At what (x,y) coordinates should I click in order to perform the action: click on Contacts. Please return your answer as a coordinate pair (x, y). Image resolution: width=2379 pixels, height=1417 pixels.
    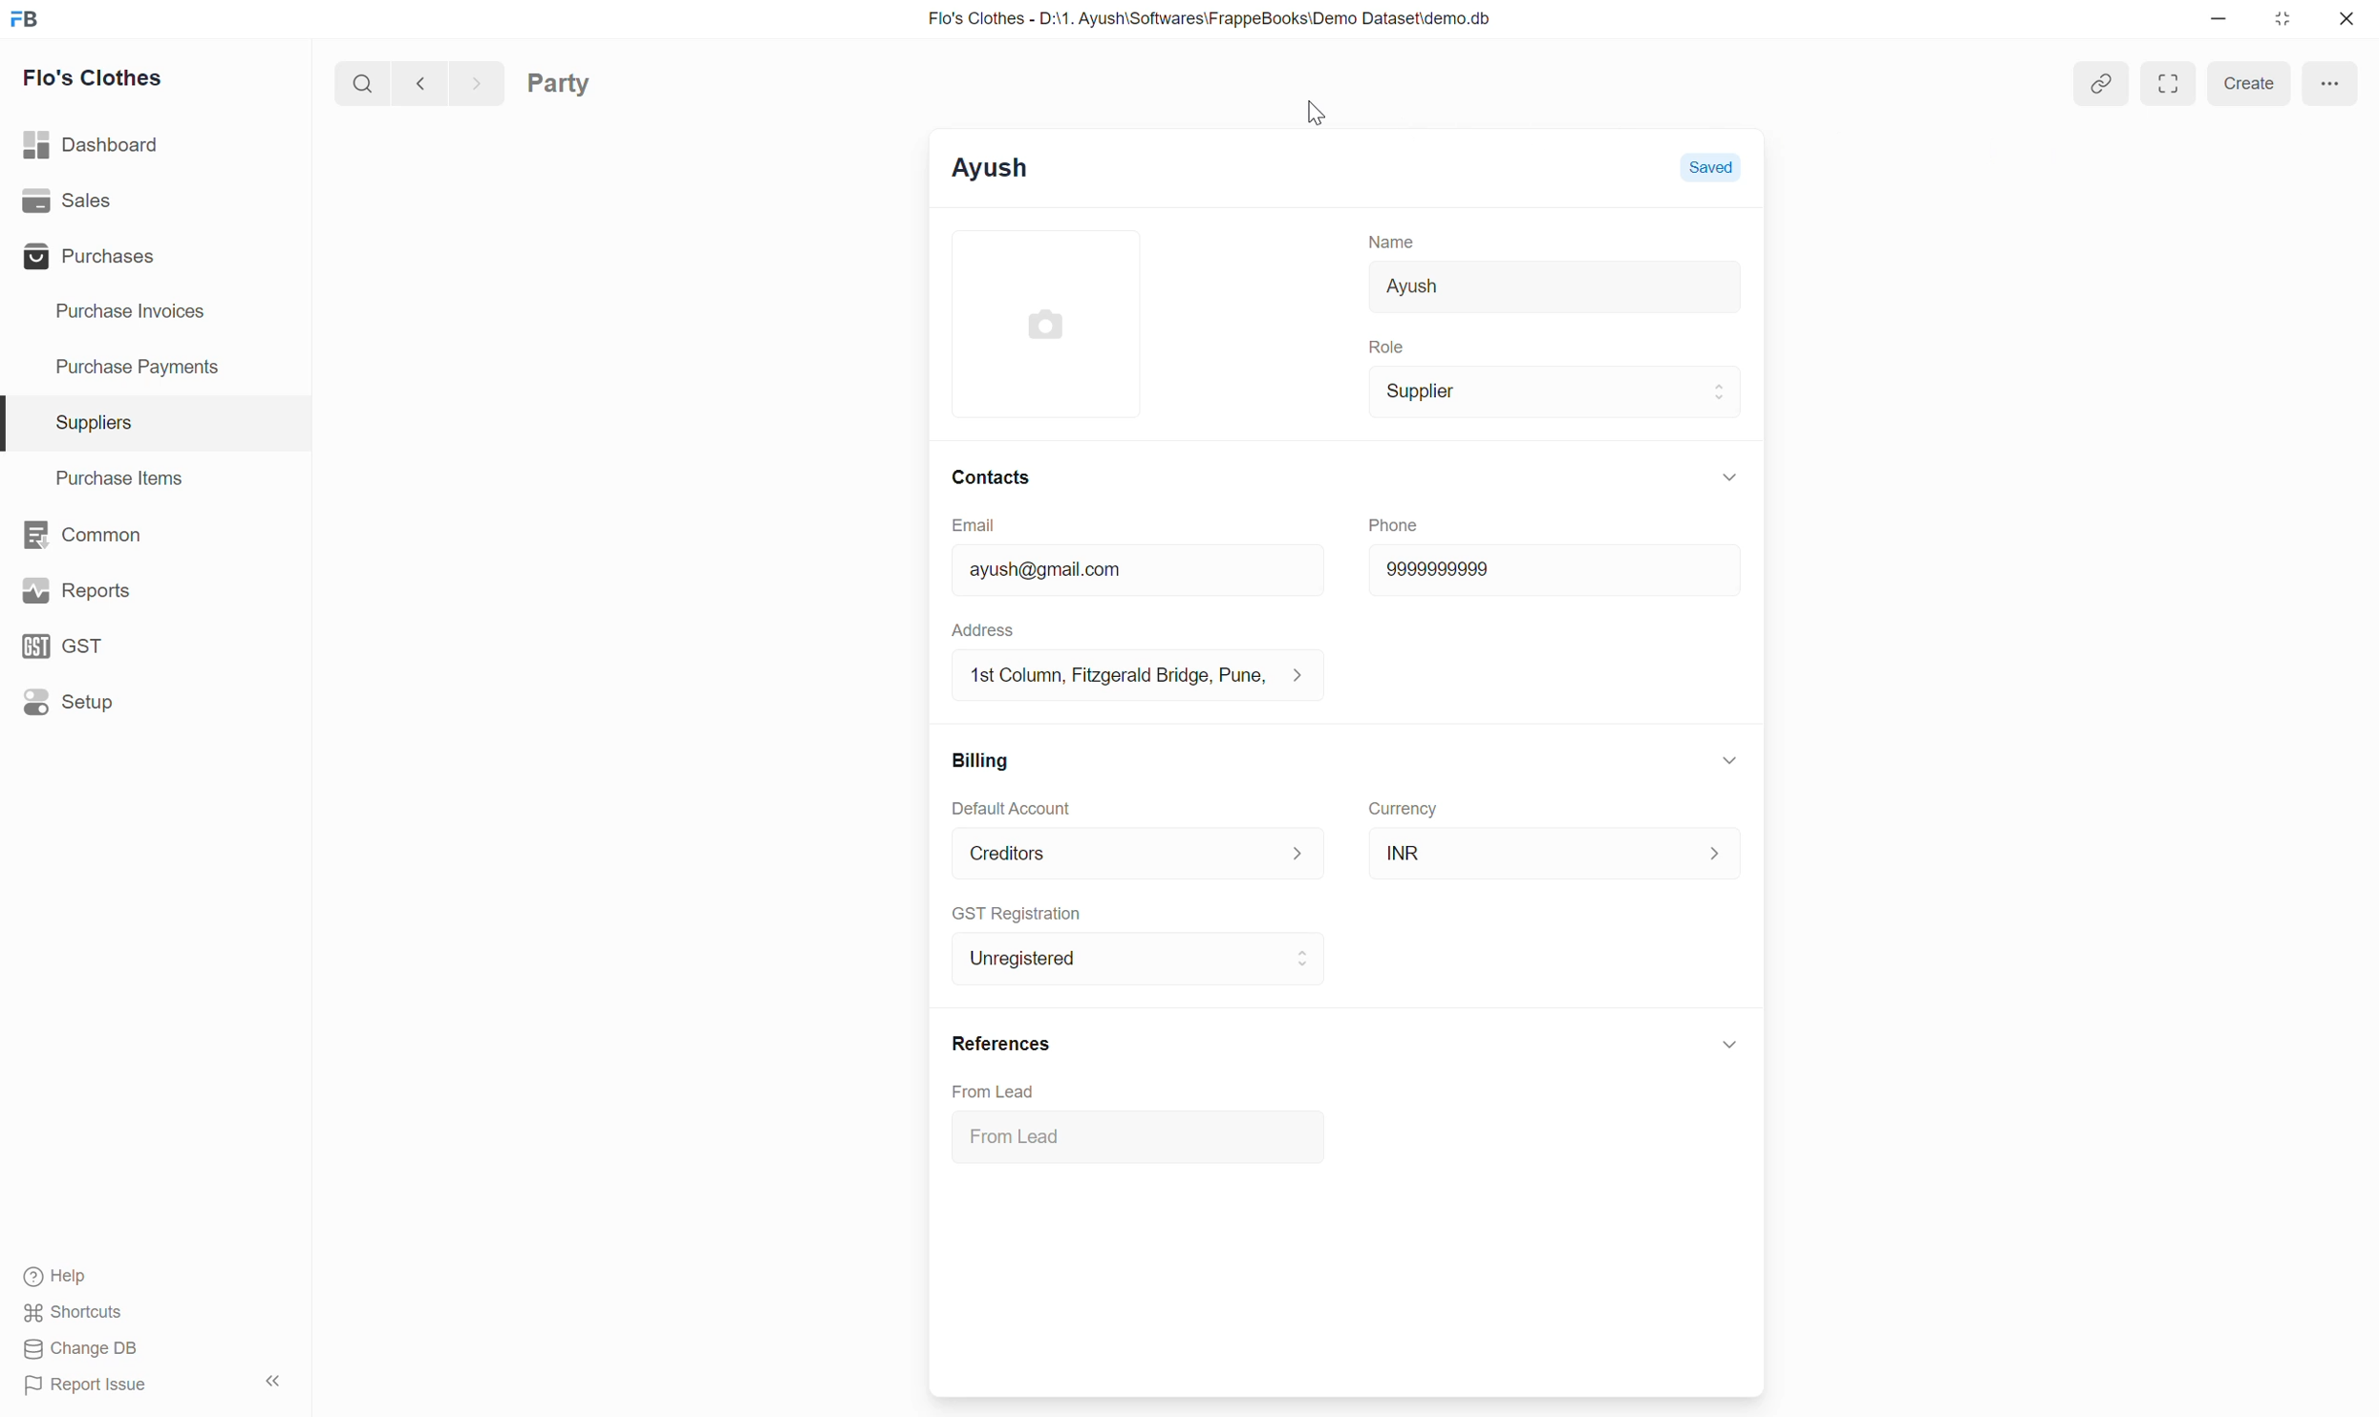
    Looking at the image, I should click on (992, 477).